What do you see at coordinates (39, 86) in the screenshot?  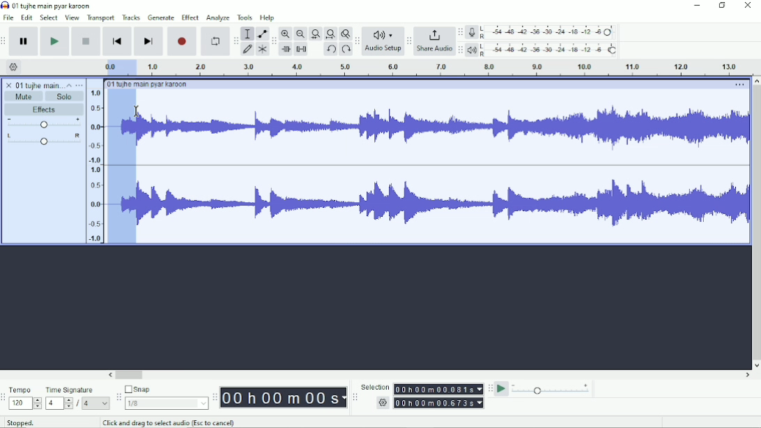 I see `01 tujhe main` at bounding box center [39, 86].